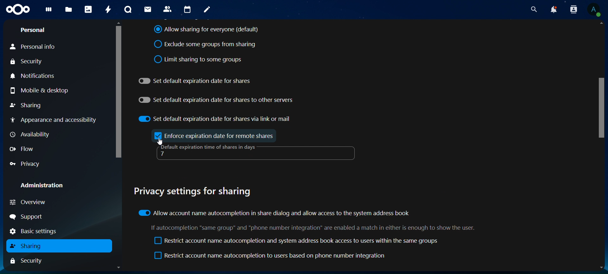 Image resolution: width=608 pixels, height=274 pixels. What do you see at coordinates (22, 149) in the screenshot?
I see `flow` at bounding box center [22, 149].